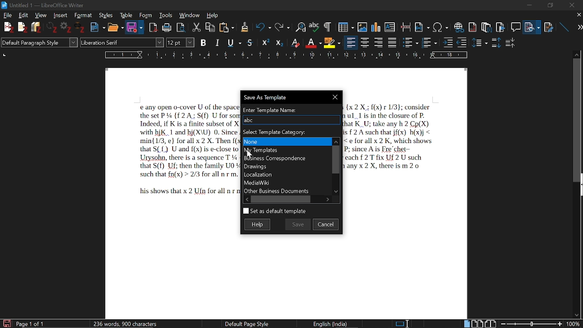 This screenshot has height=328, width=583. I want to click on Import as pdf, so click(153, 26).